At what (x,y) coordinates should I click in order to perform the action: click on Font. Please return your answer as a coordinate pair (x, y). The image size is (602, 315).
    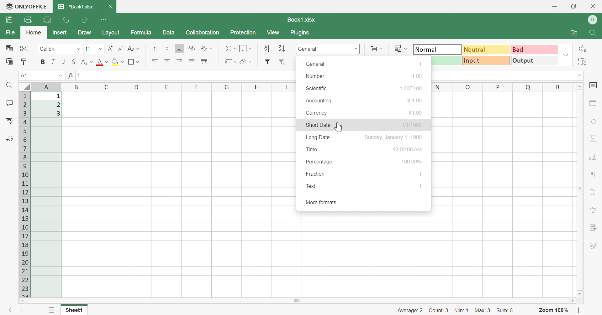
    Looking at the image, I should click on (61, 49).